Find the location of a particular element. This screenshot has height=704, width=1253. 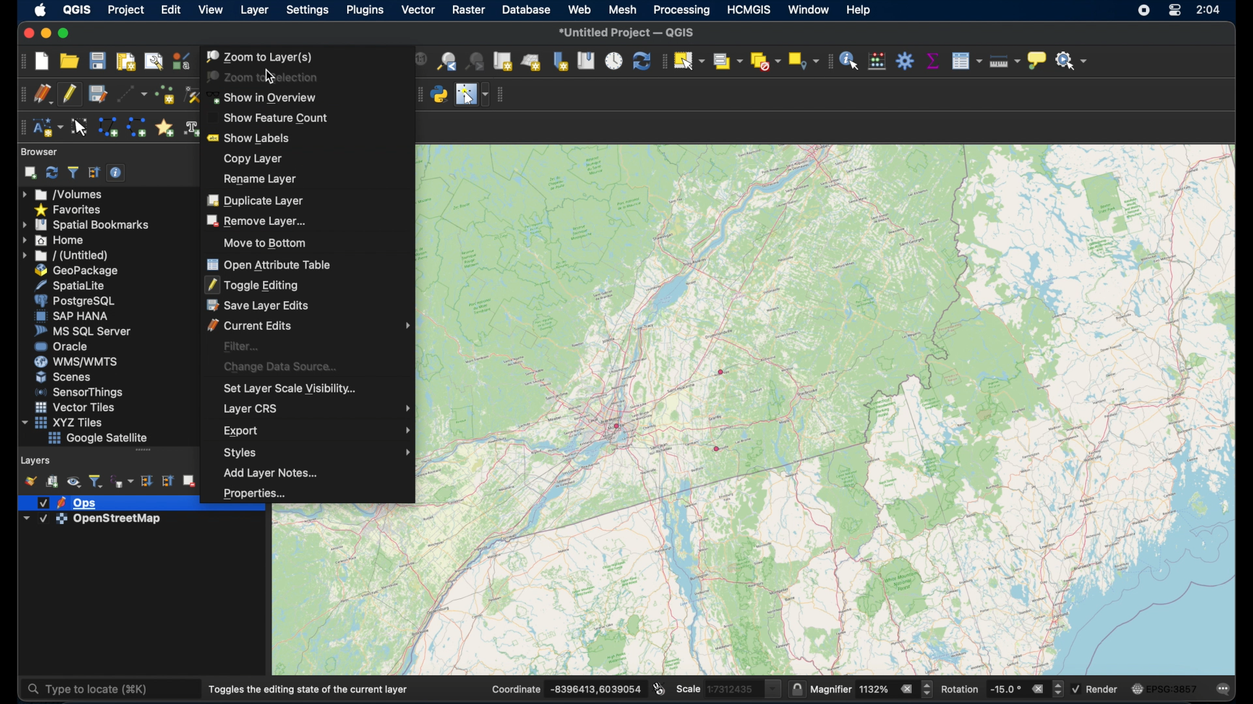

add layer notes is located at coordinates (267, 473).